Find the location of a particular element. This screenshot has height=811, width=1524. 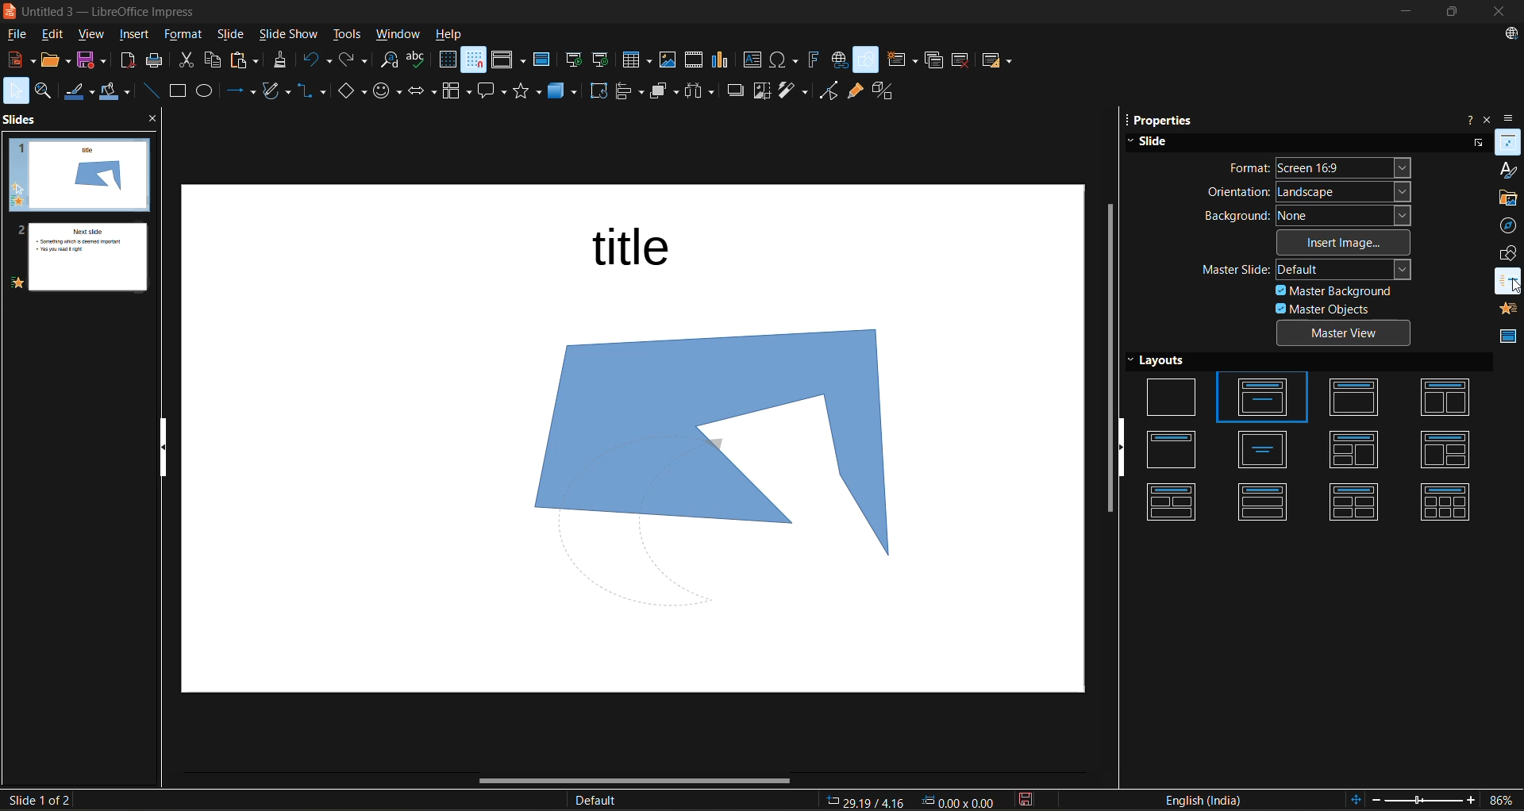

window is located at coordinates (400, 34).